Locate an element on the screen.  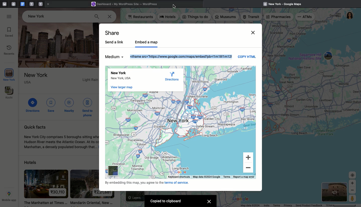
Transit is located at coordinates (251, 17).